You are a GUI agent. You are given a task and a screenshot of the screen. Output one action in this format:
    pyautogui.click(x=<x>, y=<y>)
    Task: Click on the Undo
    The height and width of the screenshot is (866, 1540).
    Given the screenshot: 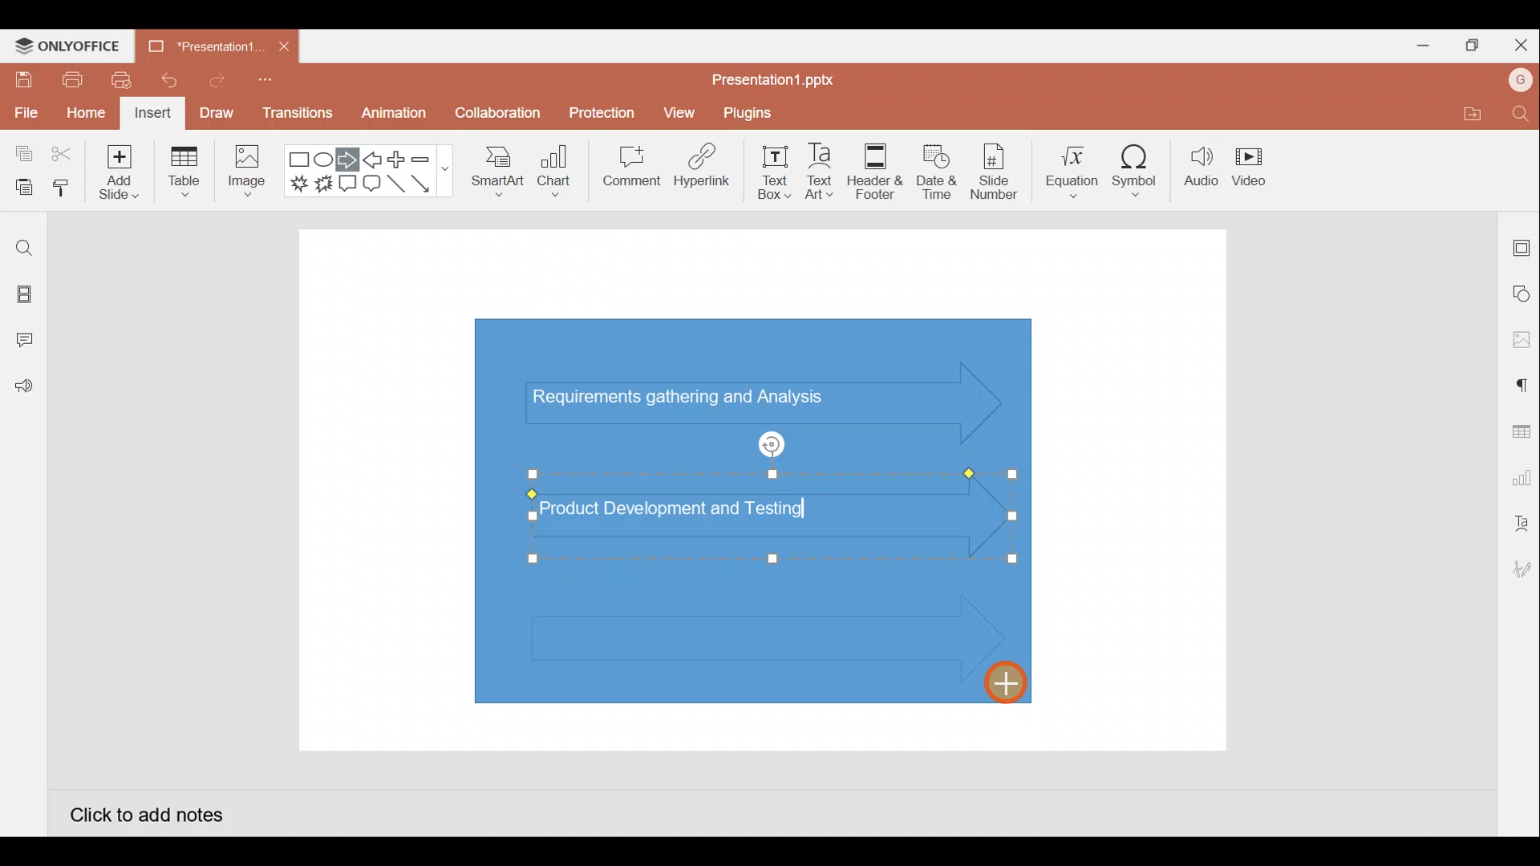 What is the action you would take?
    pyautogui.click(x=163, y=80)
    